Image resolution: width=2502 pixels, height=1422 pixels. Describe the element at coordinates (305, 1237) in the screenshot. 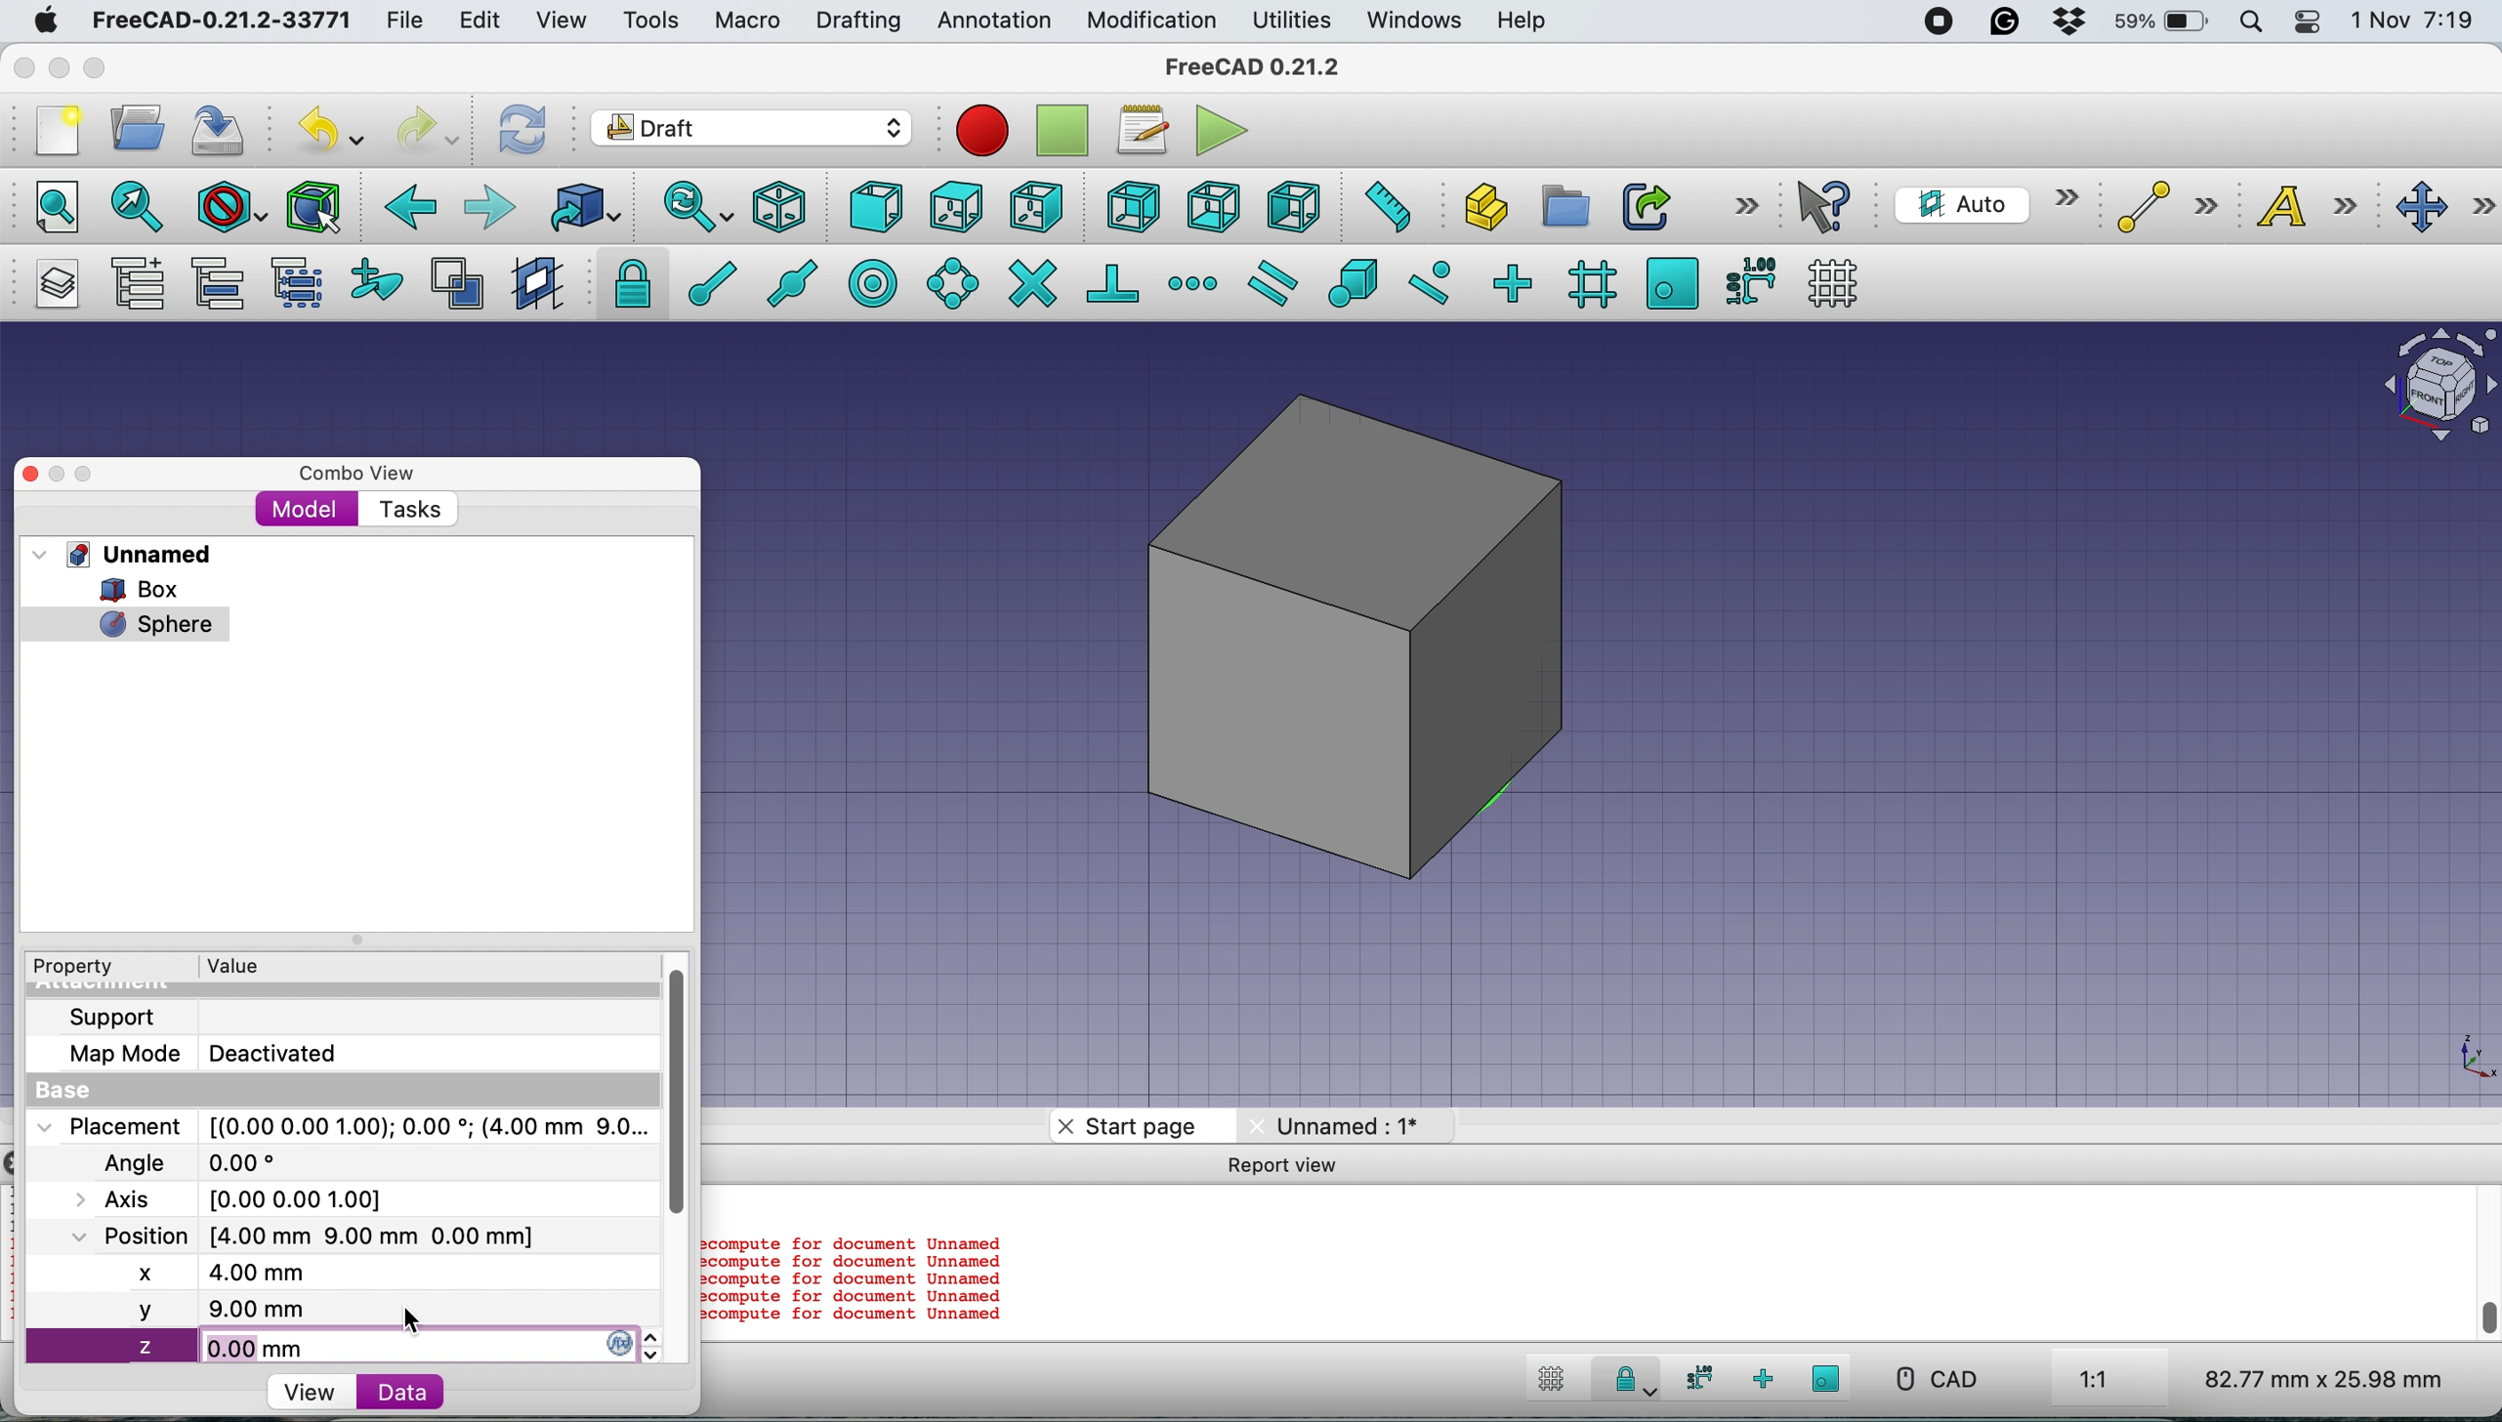

I see `Position [4.00 mm 0.00 mm 0.00 mm]` at that location.